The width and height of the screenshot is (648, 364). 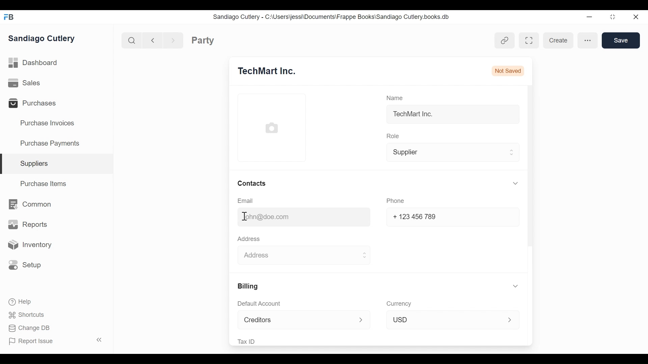 I want to click on [FP Report Issue, so click(x=33, y=343).